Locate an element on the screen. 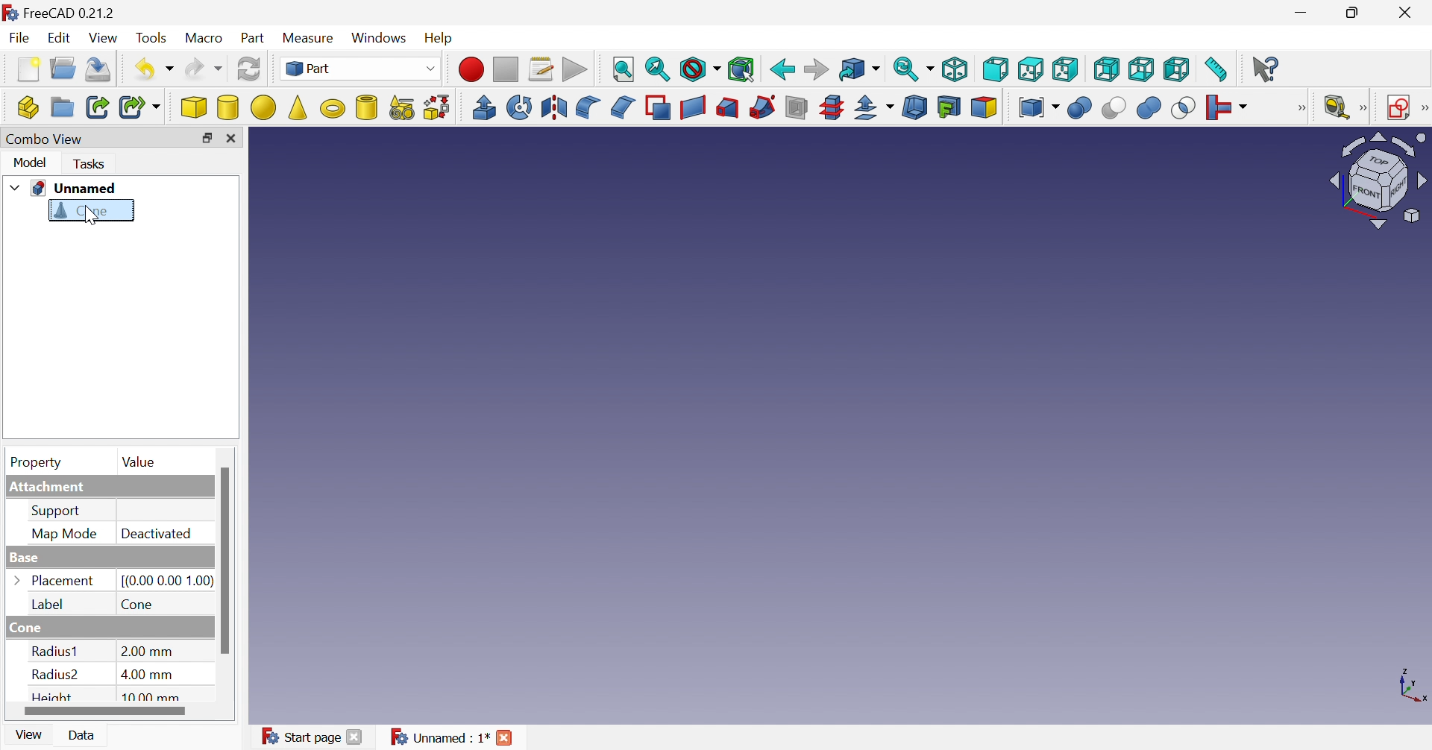 The height and width of the screenshot is (750, 1432). Offset: is located at coordinates (875, 108).